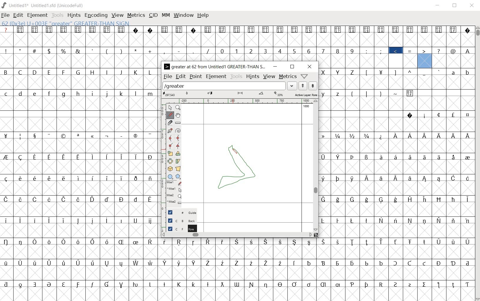 This screenshot has width=480, height=301. Describe the element at coordinates (236, 77) in the screenshot. I see `tools` at that location.